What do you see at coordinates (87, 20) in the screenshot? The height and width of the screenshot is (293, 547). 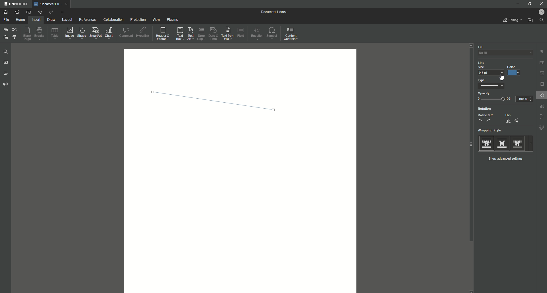 I see `References` at bounding box center [87, 20].